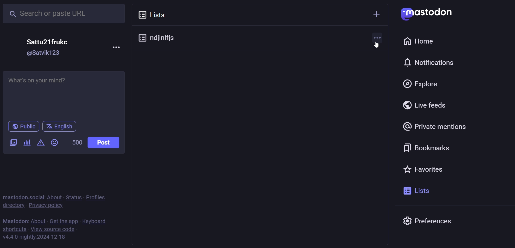 The image size is (515, 248). I want to click on about, so click(54, 197).